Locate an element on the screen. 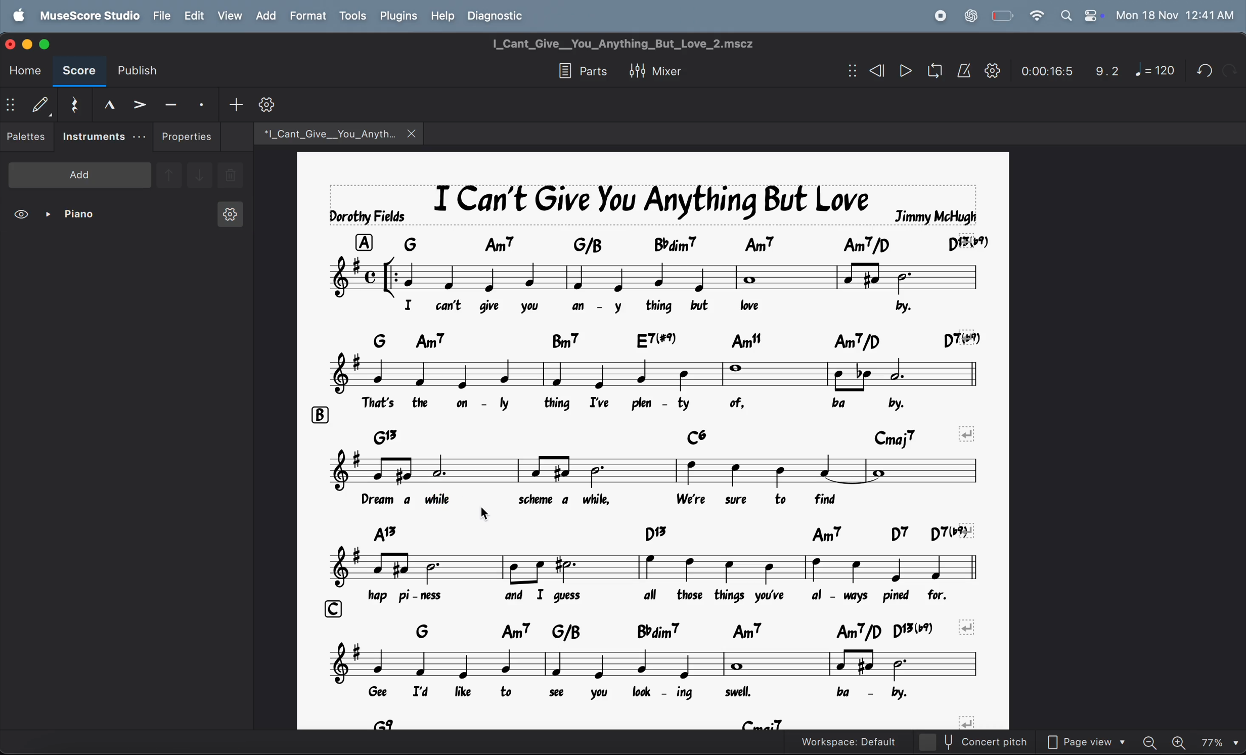 The height and width of the screenshot is (755, 1246). chord symbols is located at coordinates (687, 631).